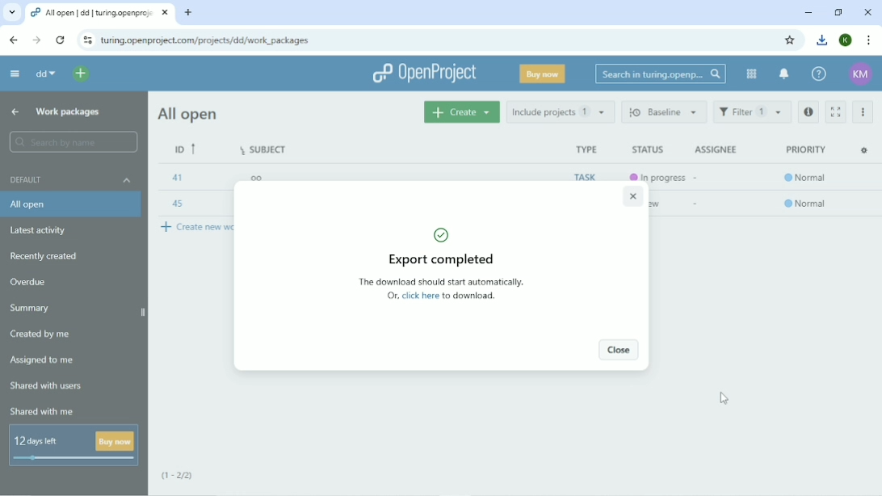 Image resolution: width=882 pixels, height=496 pixels. What do you see at coordinates (41, 334) in the screenshot?
I see `Created by me` at bounding box center [41, 334].